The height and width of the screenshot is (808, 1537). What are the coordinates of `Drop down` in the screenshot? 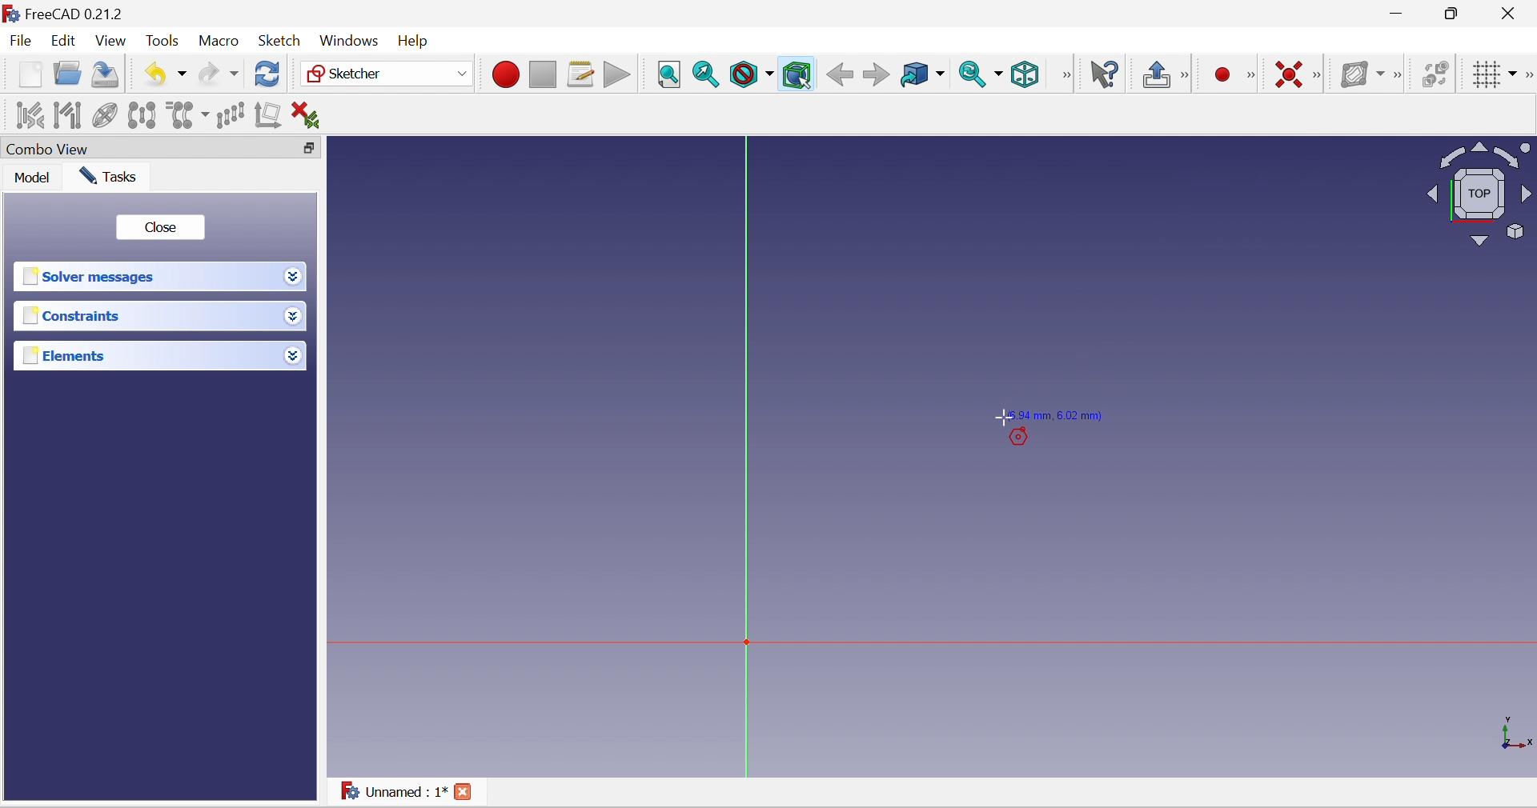 It's located at (294, 317).